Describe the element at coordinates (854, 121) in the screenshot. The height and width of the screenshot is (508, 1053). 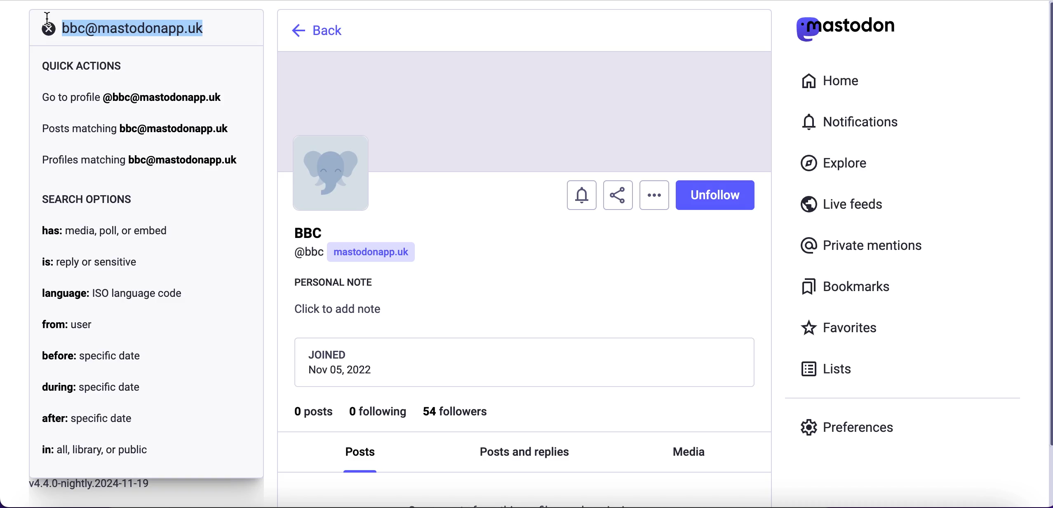
I see `notifications` at that location.